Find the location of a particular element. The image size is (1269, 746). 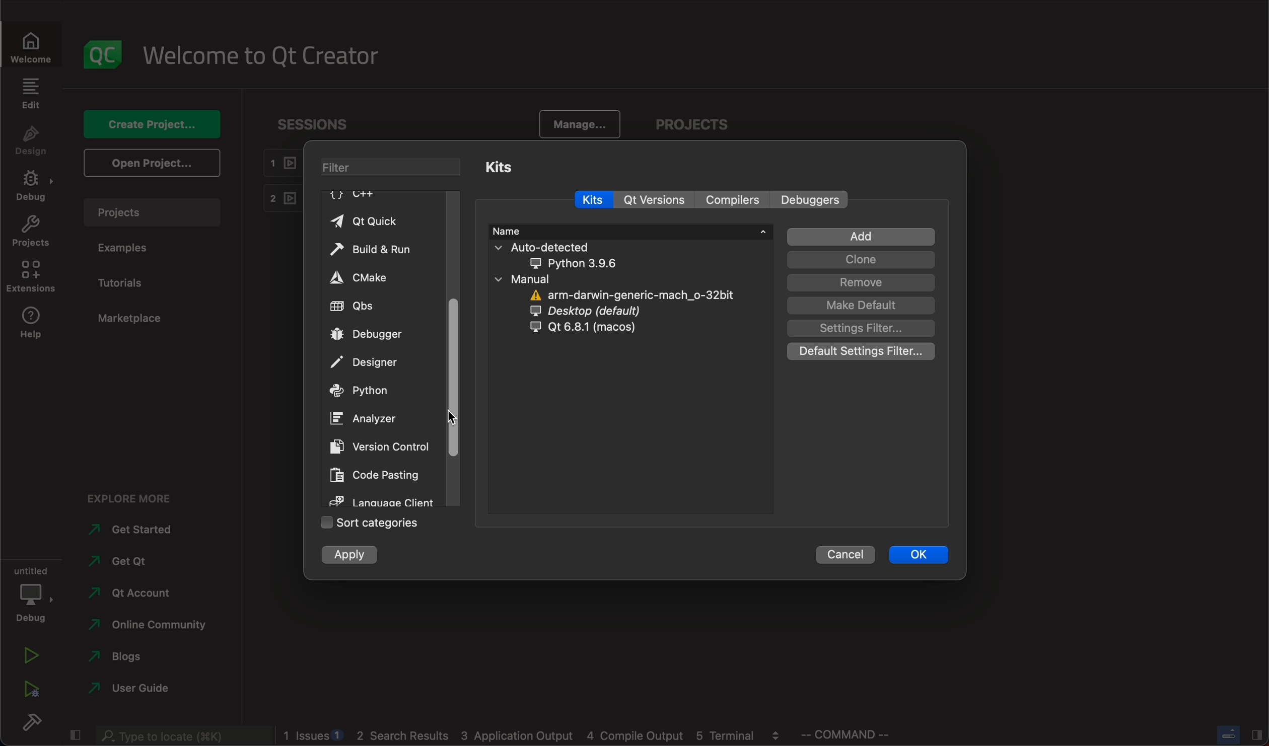

qbs is located at coordinates (376, 306).